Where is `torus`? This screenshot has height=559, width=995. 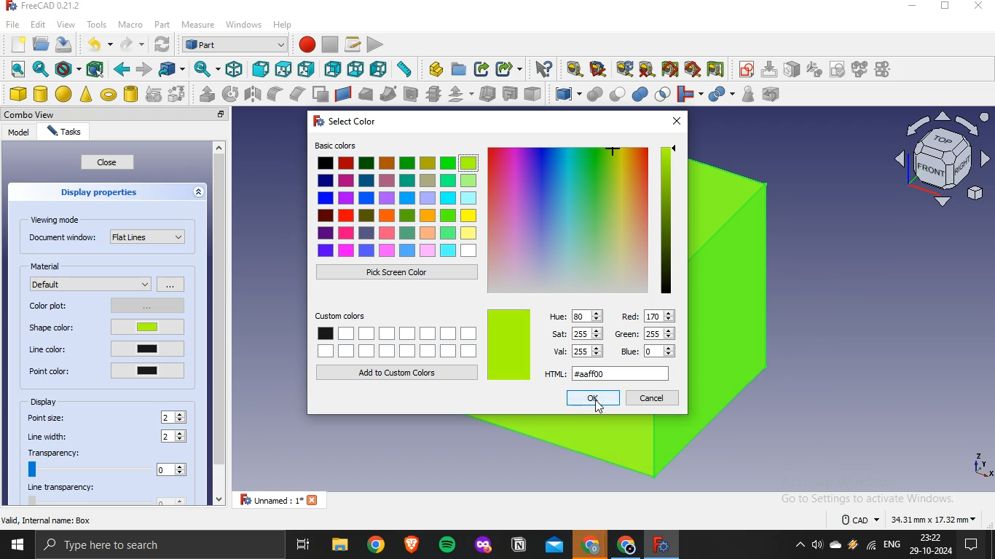 torus is located at coordinates (109, 95).